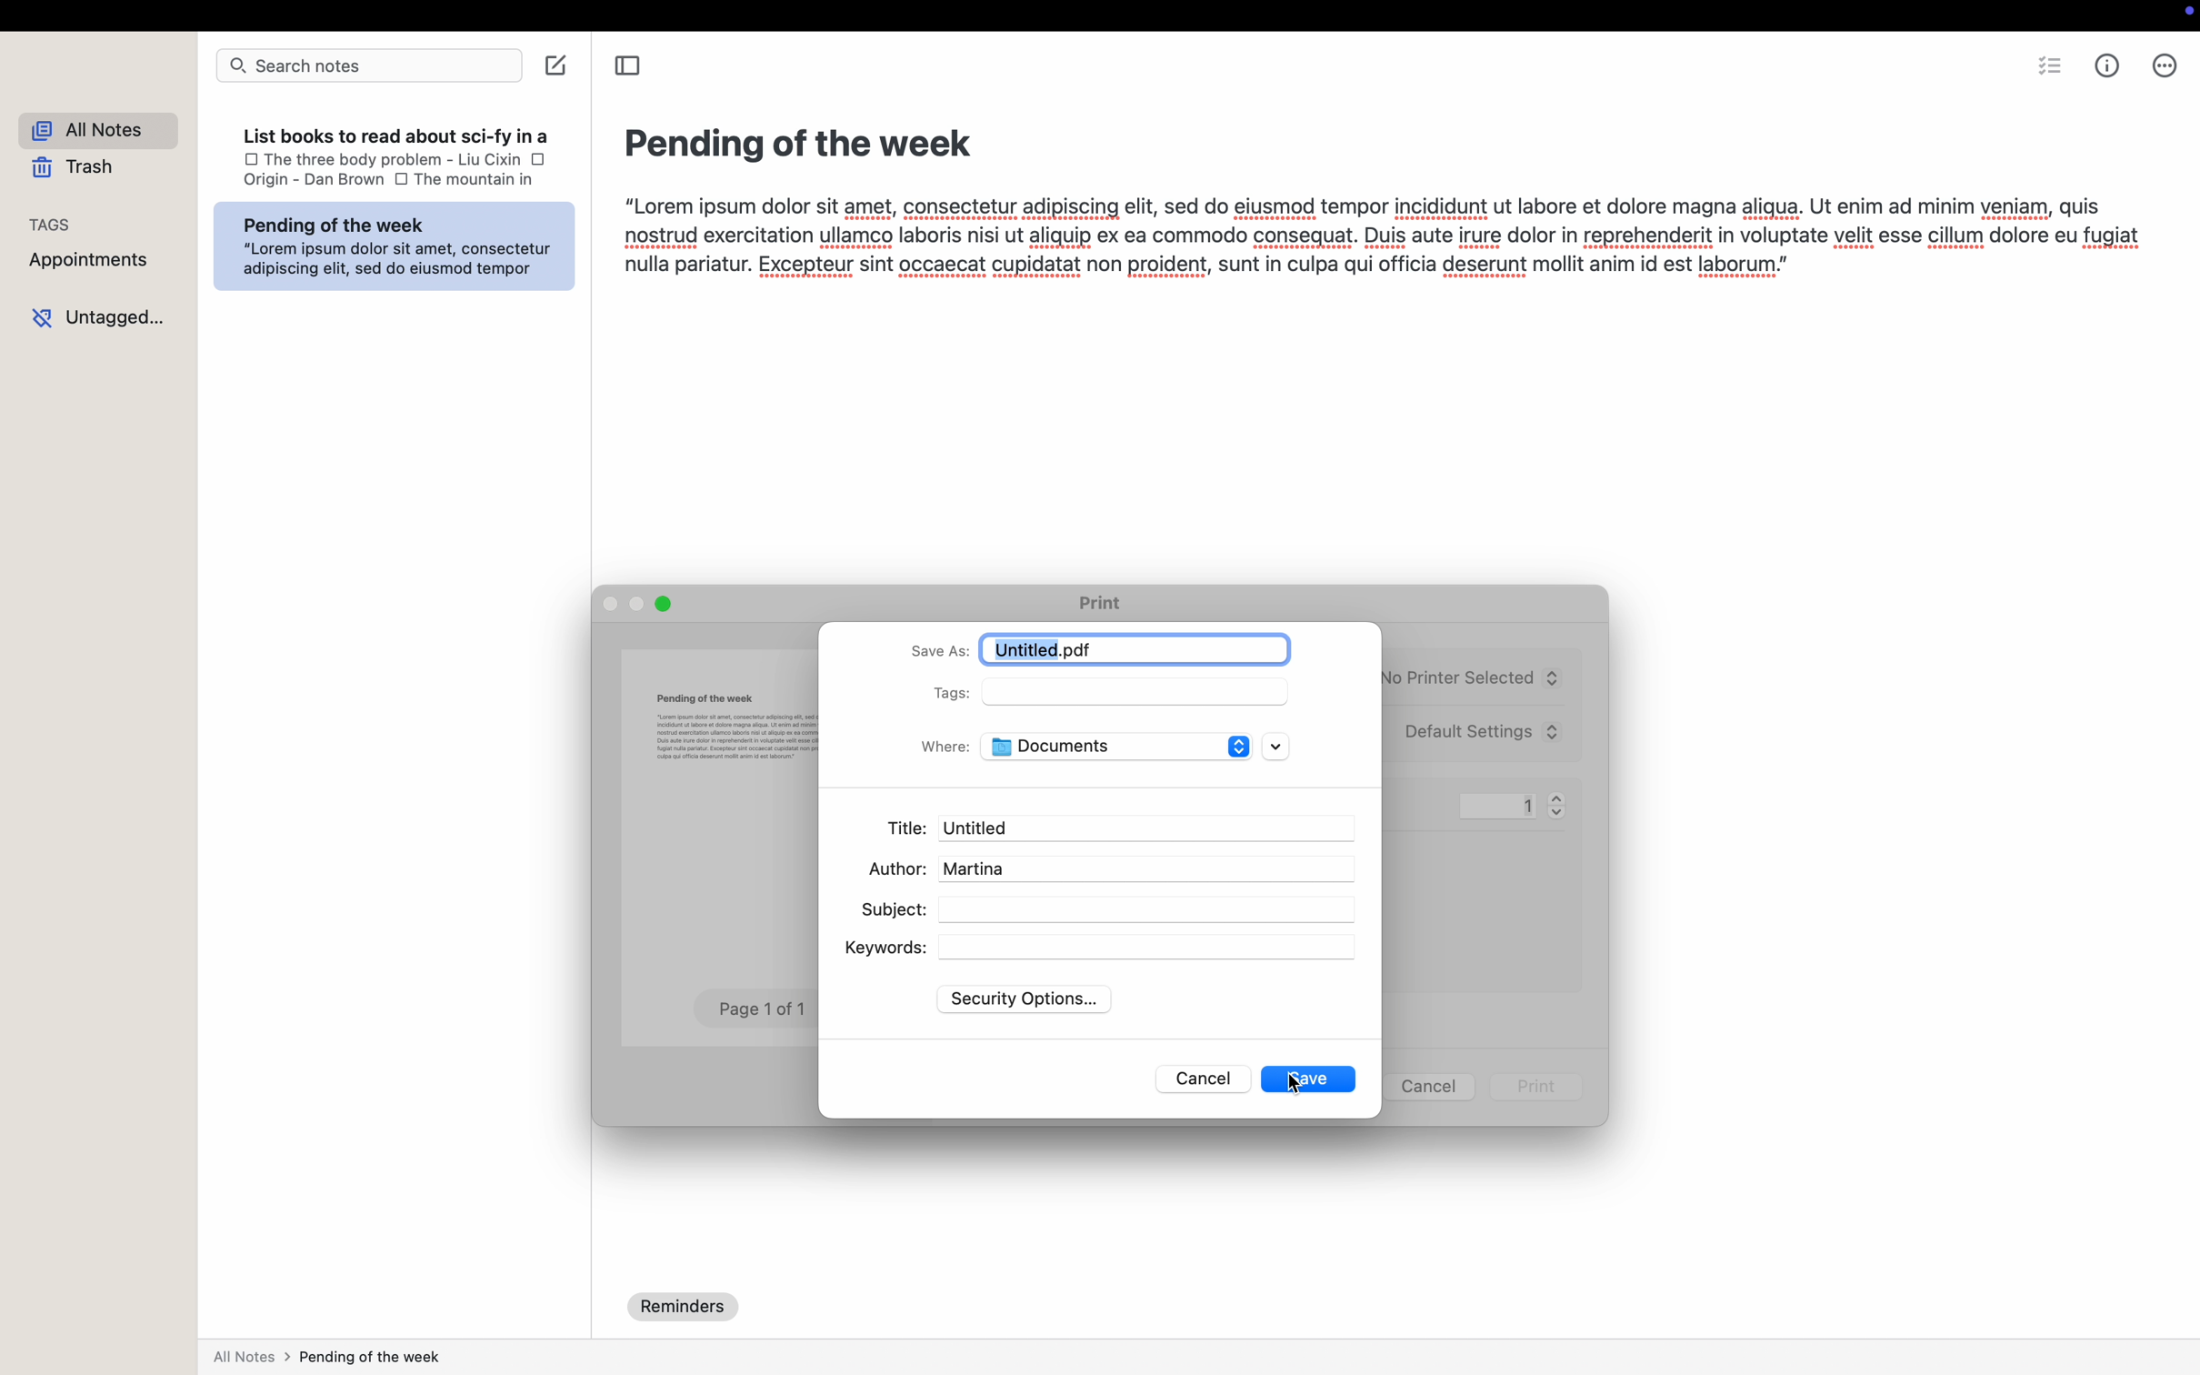 Image resolution: width=2200 pixels, height=1375 pixels. What do you see at coordinates (1022, 997) in the screenshot?
I see `security options` at bounding box center [1022, 997].